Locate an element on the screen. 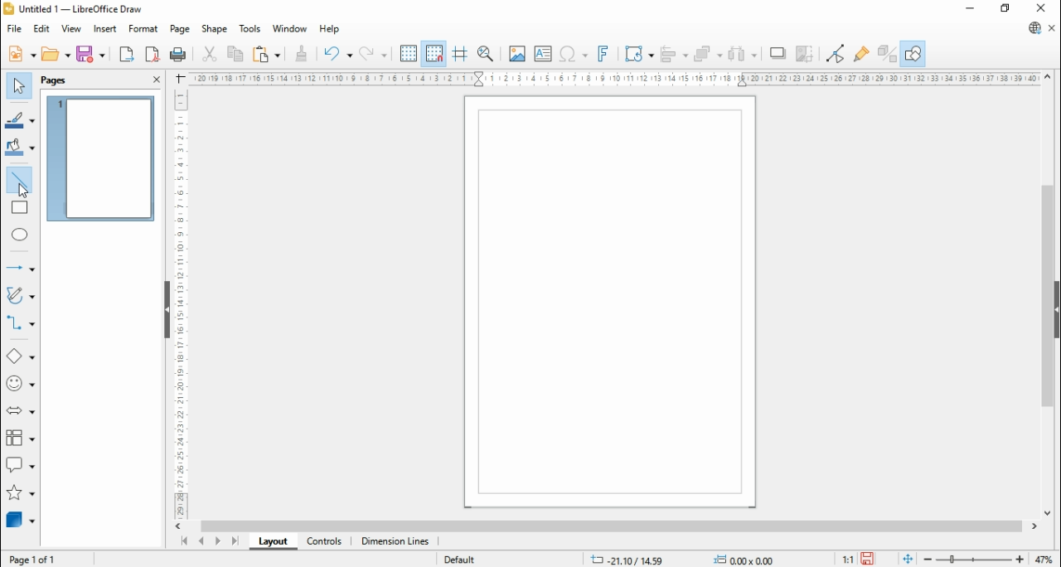 Image resolution: width=1061 pixels, height=567 pixels. helplines while moving is located at coordinates (459, 52).